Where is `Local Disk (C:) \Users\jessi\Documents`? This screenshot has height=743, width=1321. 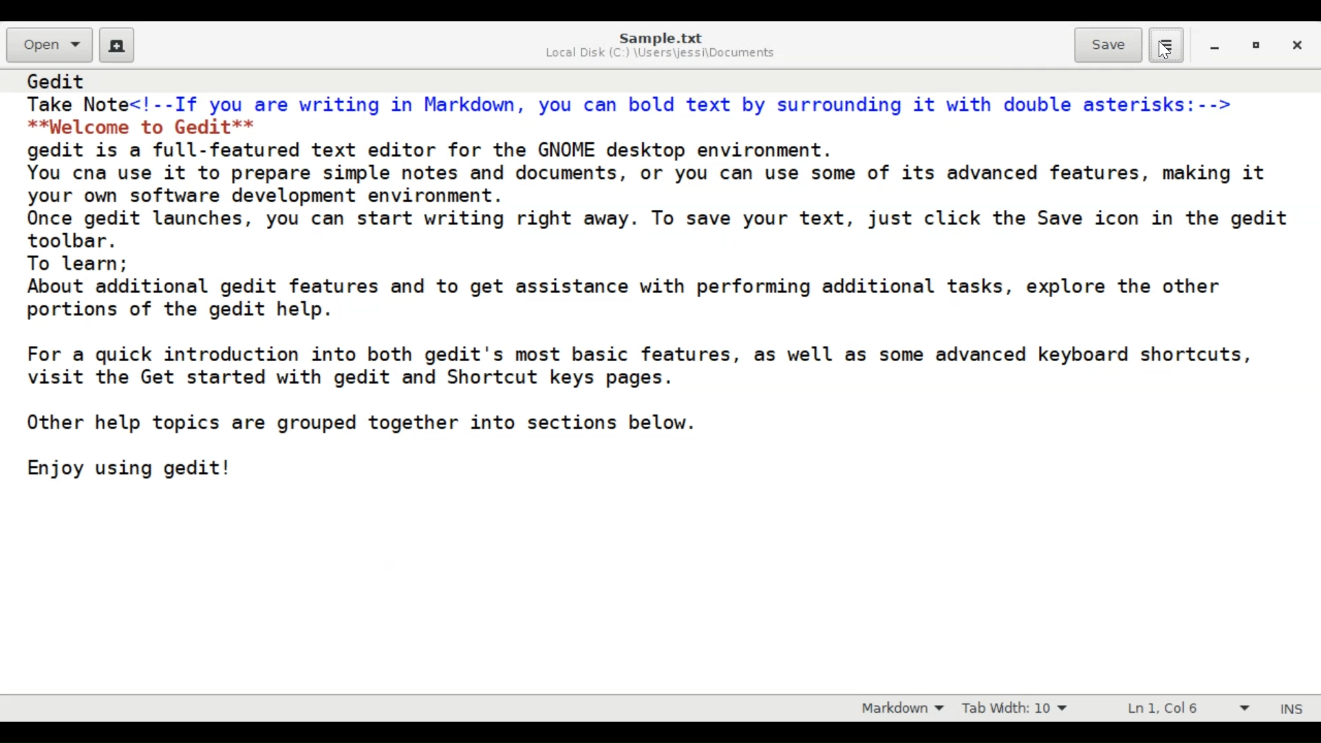
Local Disk (C:) \Users\jessi\Documents is located at coordinates (660, 54).